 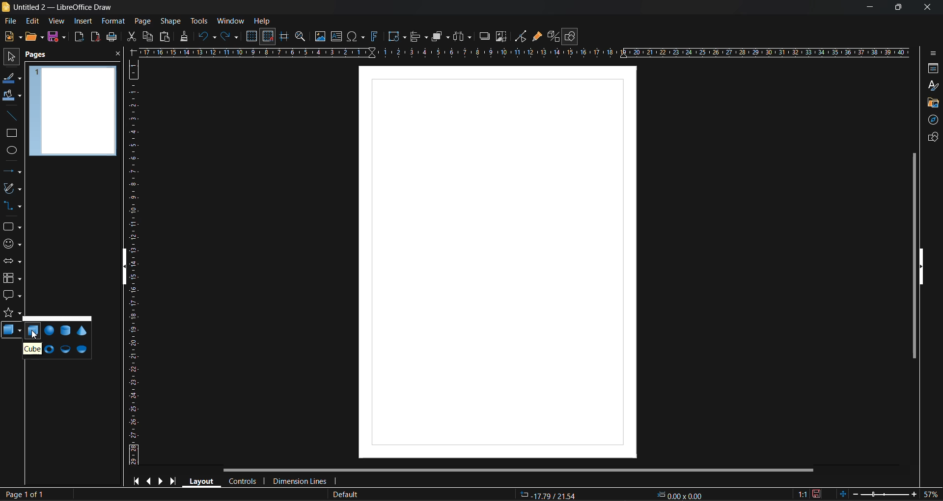 I want to click on layout, so click(x=203, y=481).